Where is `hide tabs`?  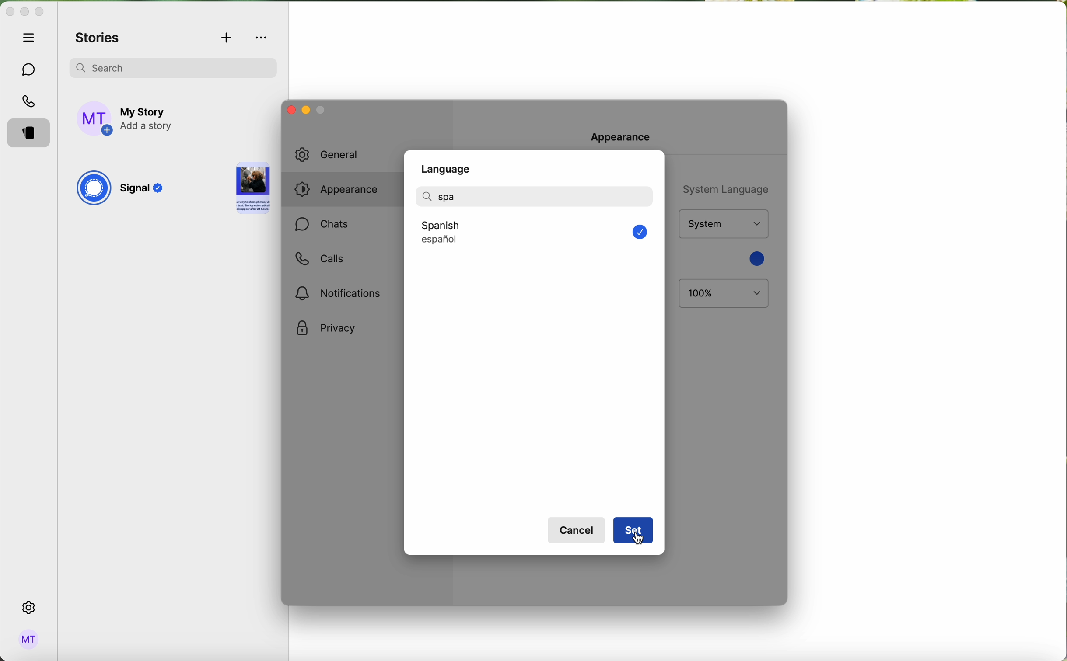 hide tabs is located at coordinates (31, 37).